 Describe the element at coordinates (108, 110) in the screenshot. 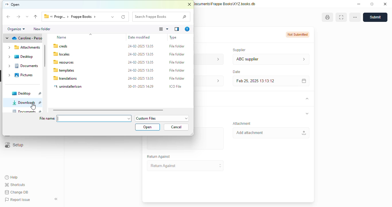

I see `scroll bar` at that location.